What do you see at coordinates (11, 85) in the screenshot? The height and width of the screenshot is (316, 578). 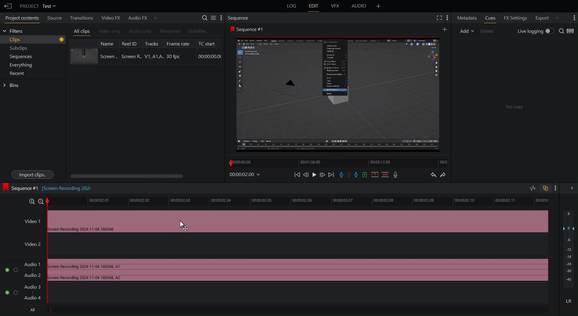 I see `Bins` at bounding box center [11, 85].